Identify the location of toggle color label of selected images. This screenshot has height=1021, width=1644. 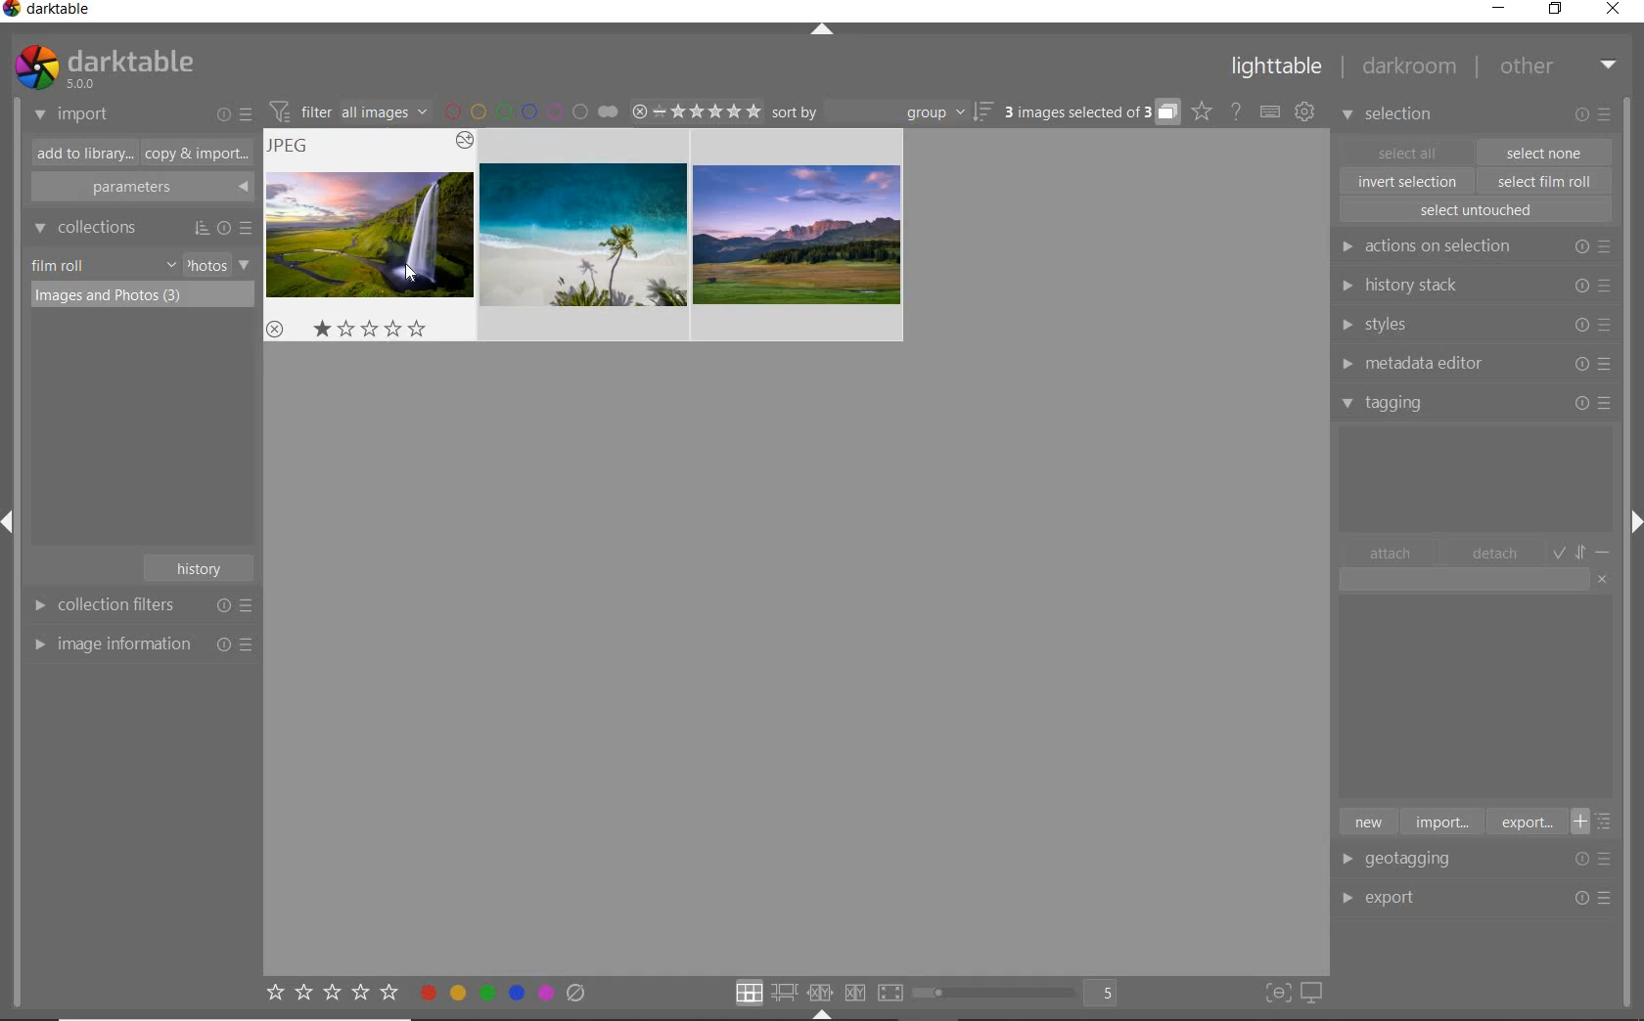
(504, 992).